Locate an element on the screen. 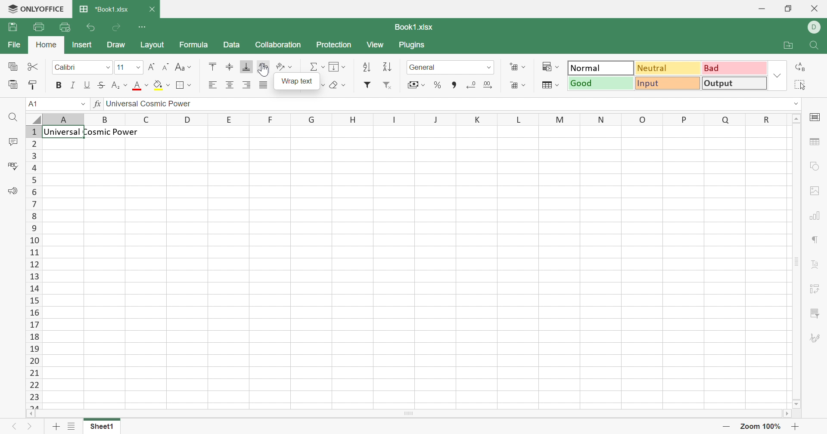 This screenshot has height=434, width=827. Bold is located at coordinates (56, 86).